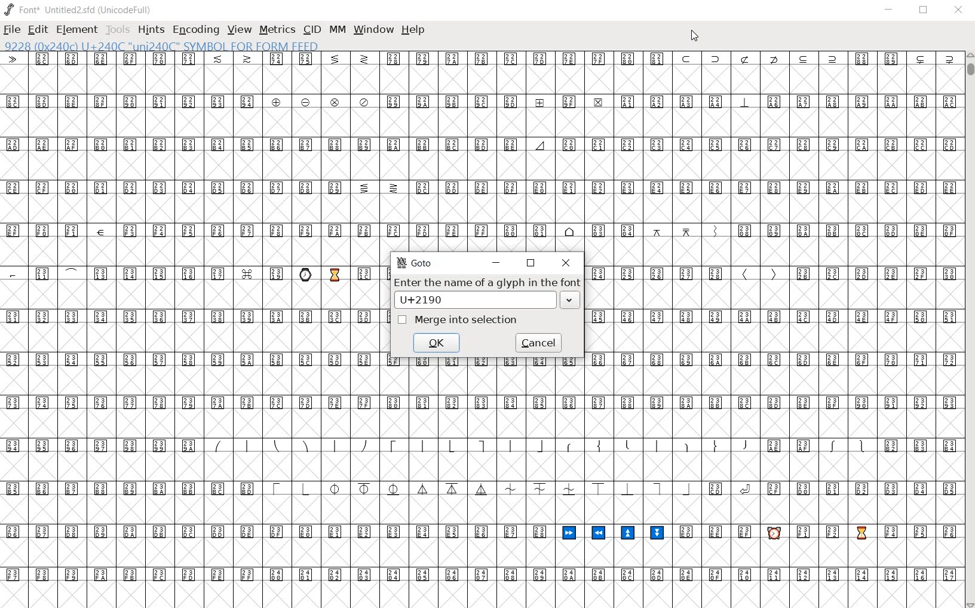  I want to click on edit, so click(37, 30).